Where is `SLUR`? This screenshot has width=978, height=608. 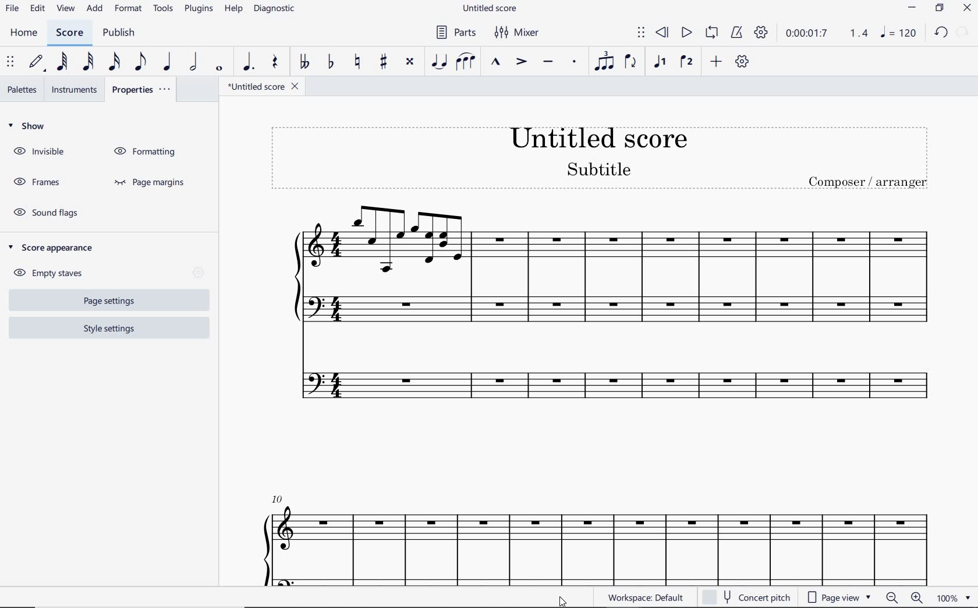
SLUR is located at coordinates (466, 62).